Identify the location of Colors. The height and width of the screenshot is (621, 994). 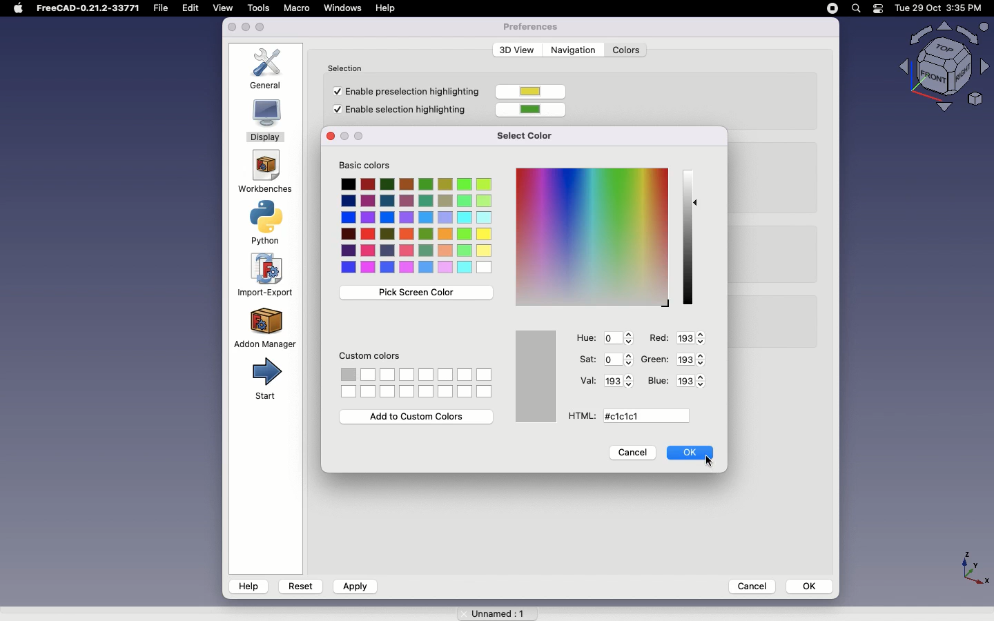
(626, 50).